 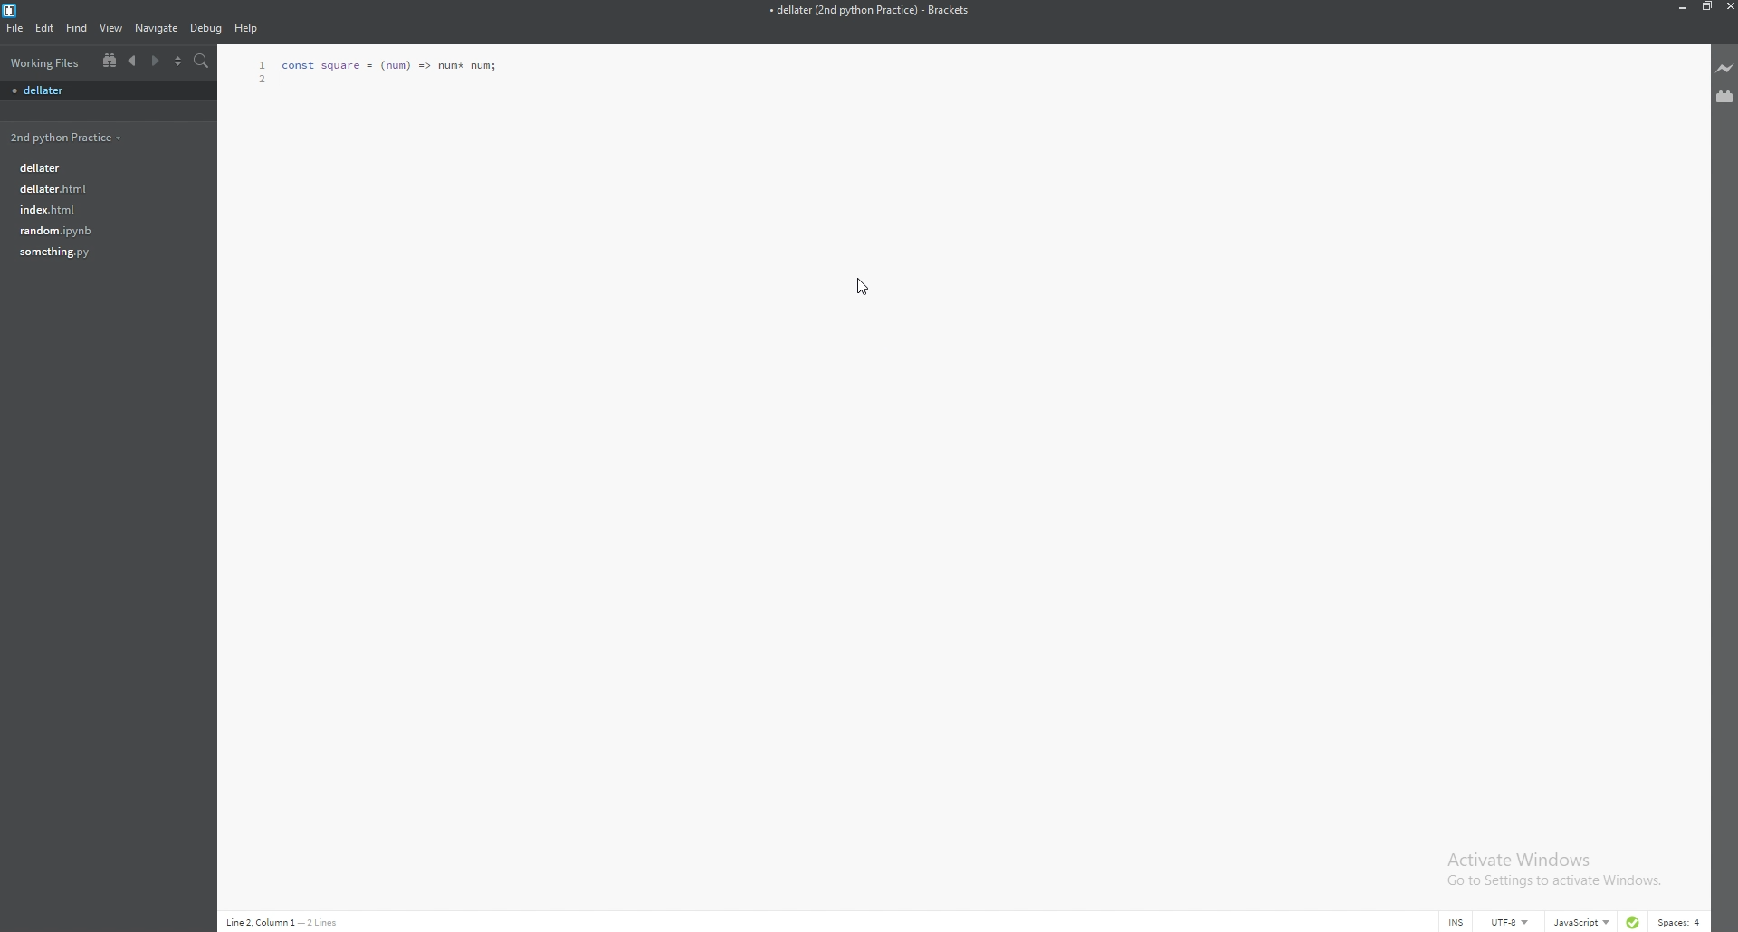 What do you see at coordinates (103, 187) in the screenshot?
I see `file` at bounding box center [103, 187].